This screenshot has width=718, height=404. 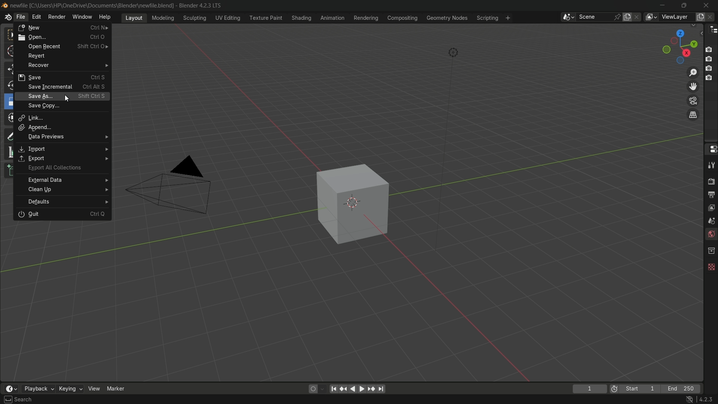 What do you see at coordinates (7, 85) in the screenshot?
I see `rotate` at bounding box center [7, 85].